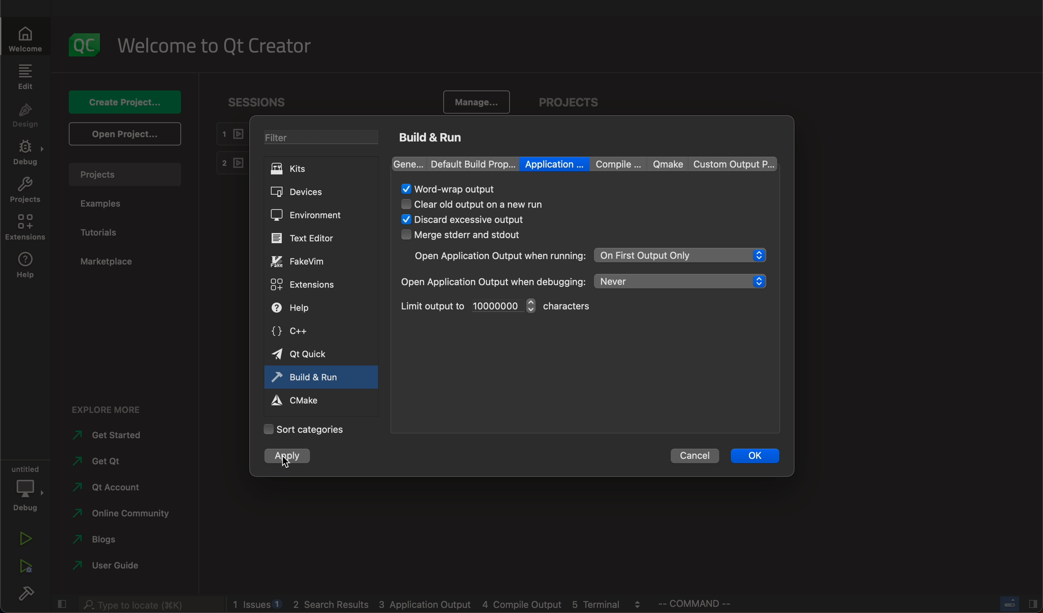 The image size is (1043, 613). I want to click on community, so click(118, 515).